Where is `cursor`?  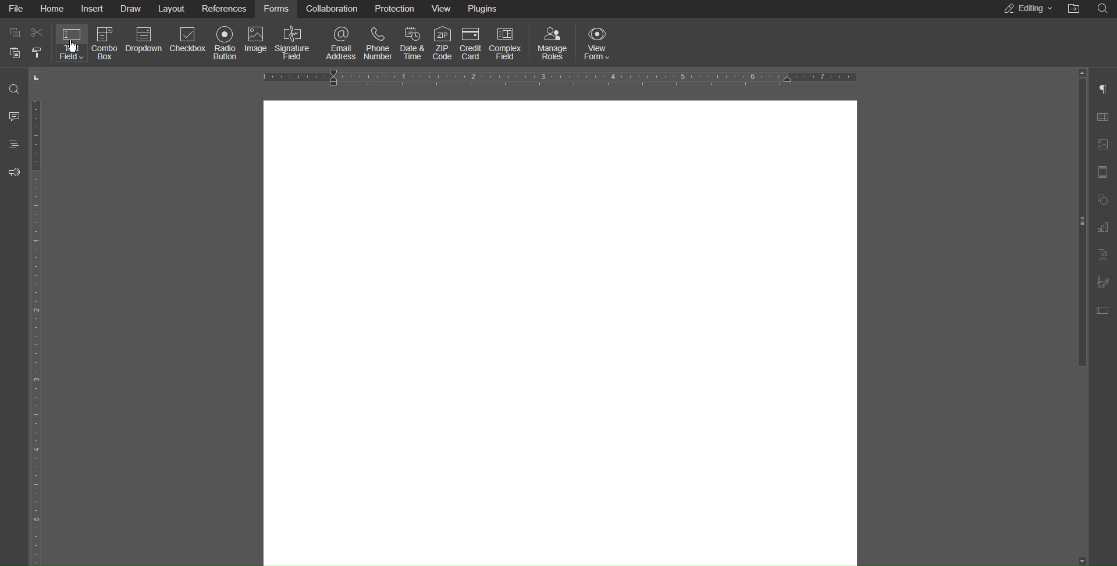
cursor is located at coordinates (73, 47).